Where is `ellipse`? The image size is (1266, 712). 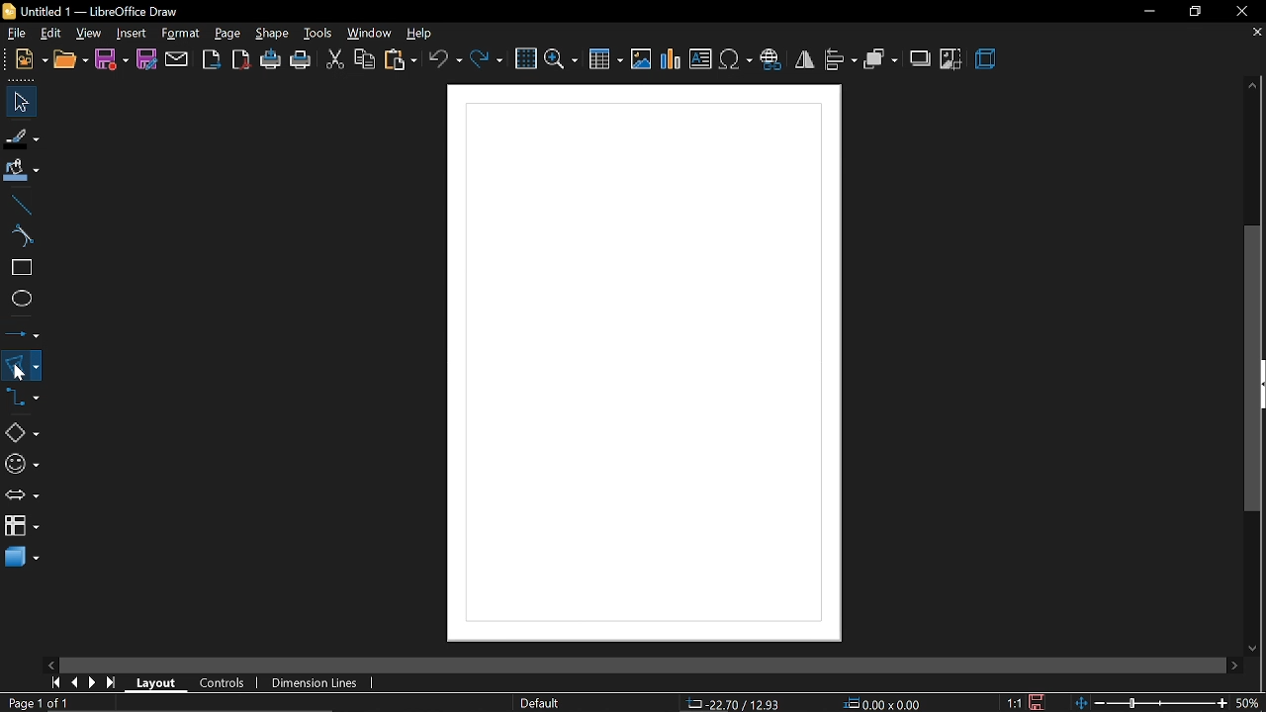
ellipse is located at coordinates (18, 301).